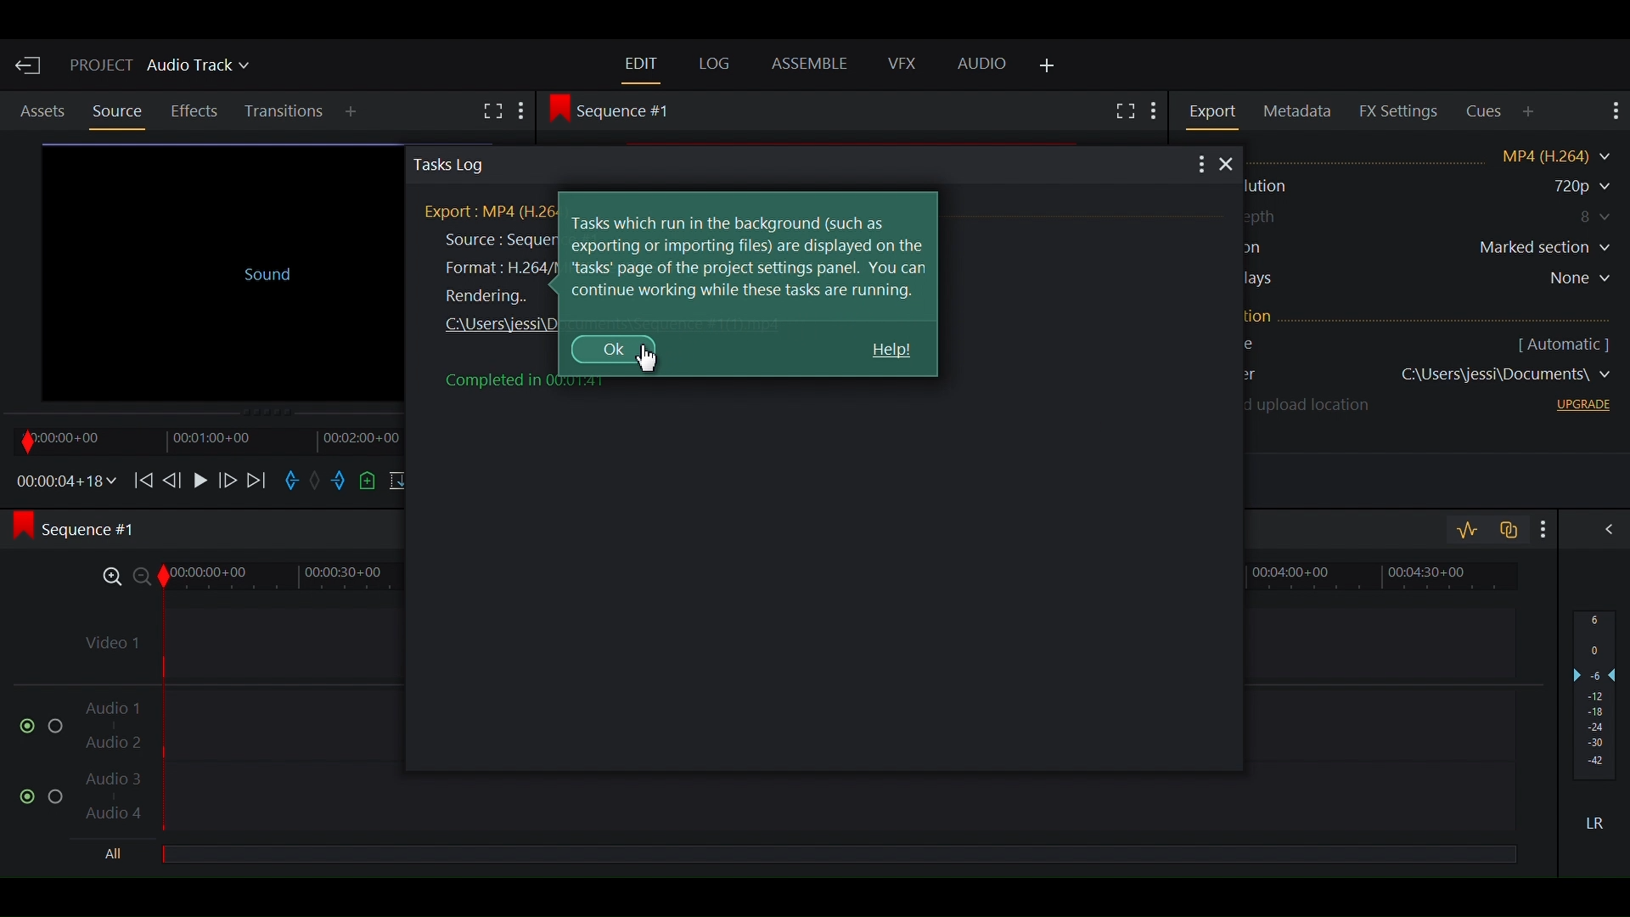  What do you see at coordinates (982, 65) in the screenshot?
I see `Audio` at bounding box center [982, 65].